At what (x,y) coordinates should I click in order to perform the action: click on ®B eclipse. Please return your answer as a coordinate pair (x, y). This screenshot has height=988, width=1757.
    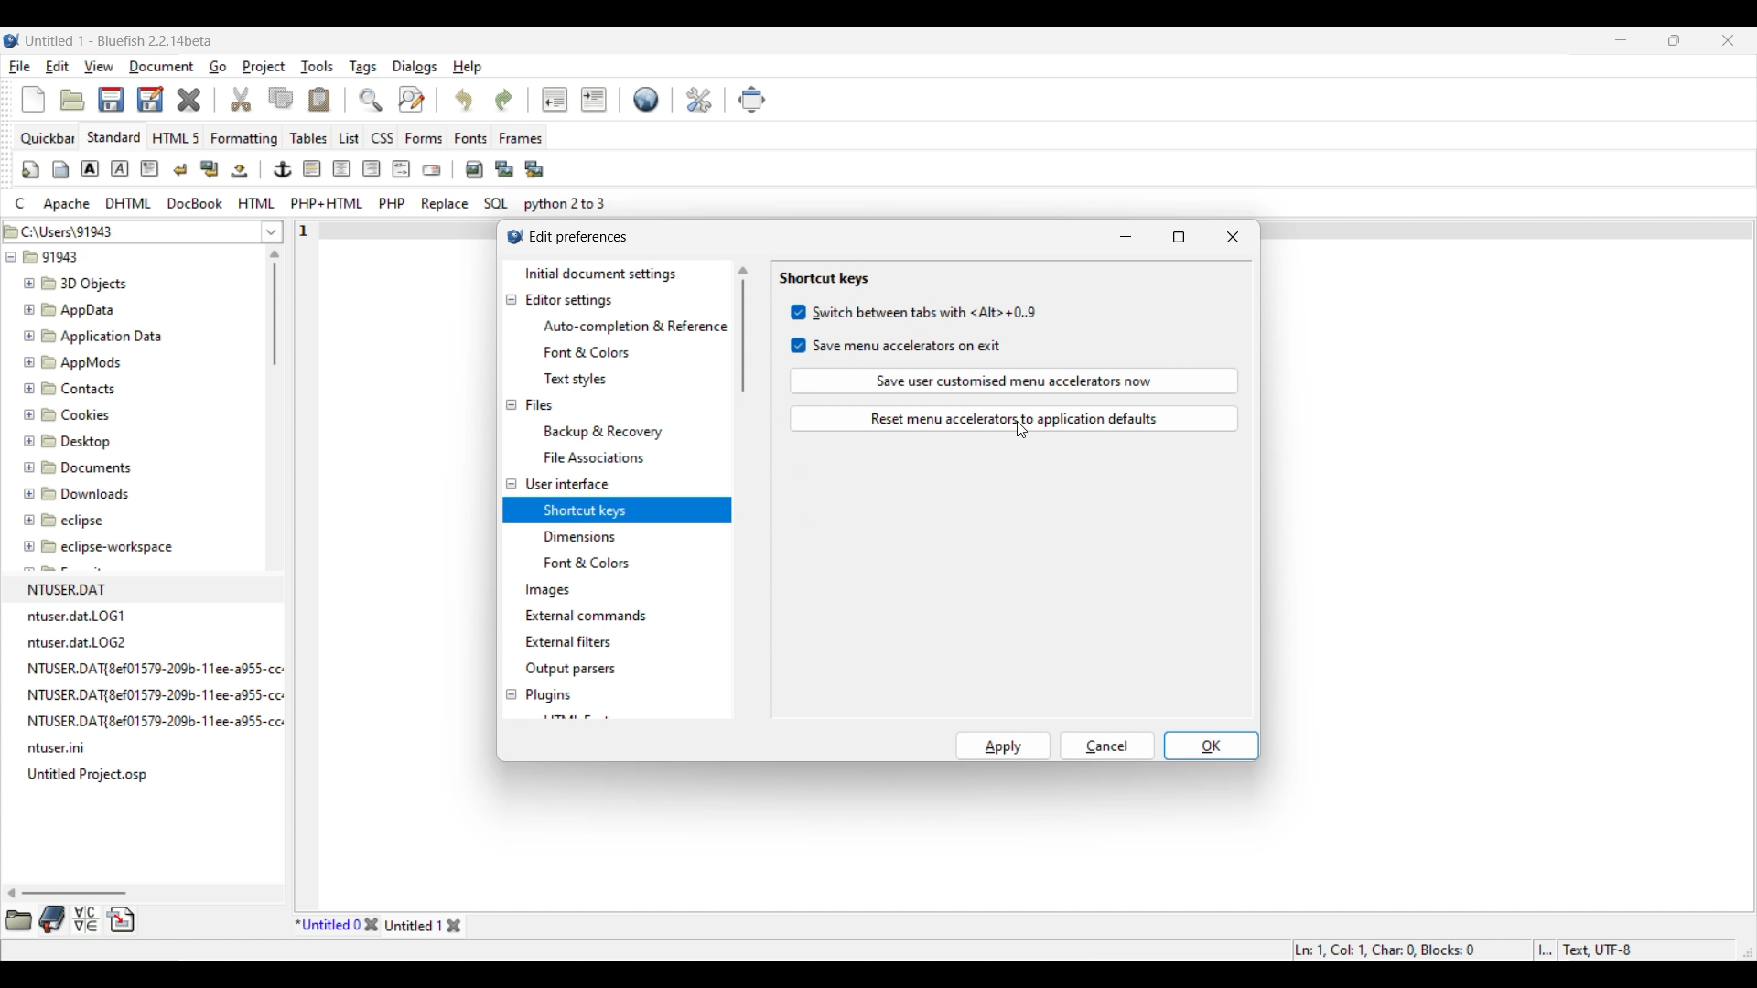
    Looking at the image, I should click on (64, 520).